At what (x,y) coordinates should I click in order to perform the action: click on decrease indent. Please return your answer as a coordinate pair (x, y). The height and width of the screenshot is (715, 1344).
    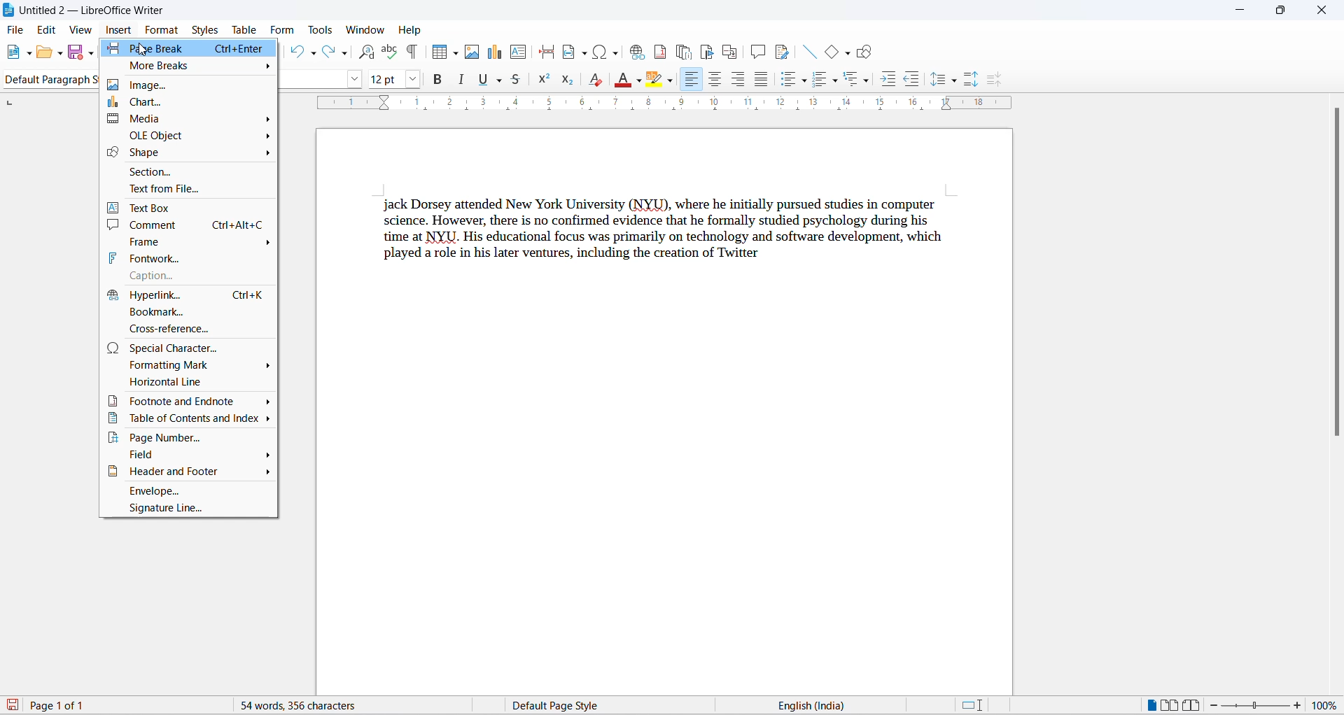
    Looking at the image, I should click on (913, 81).